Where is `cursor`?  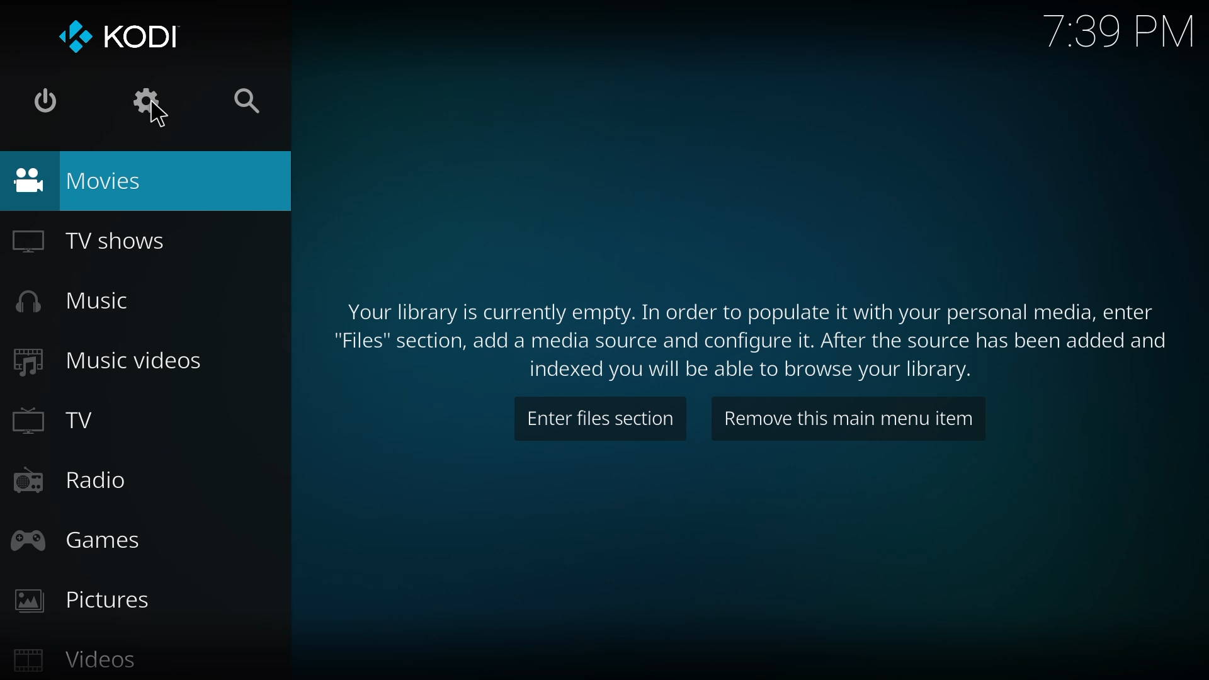
cursor is located at coordinates (160, 116).